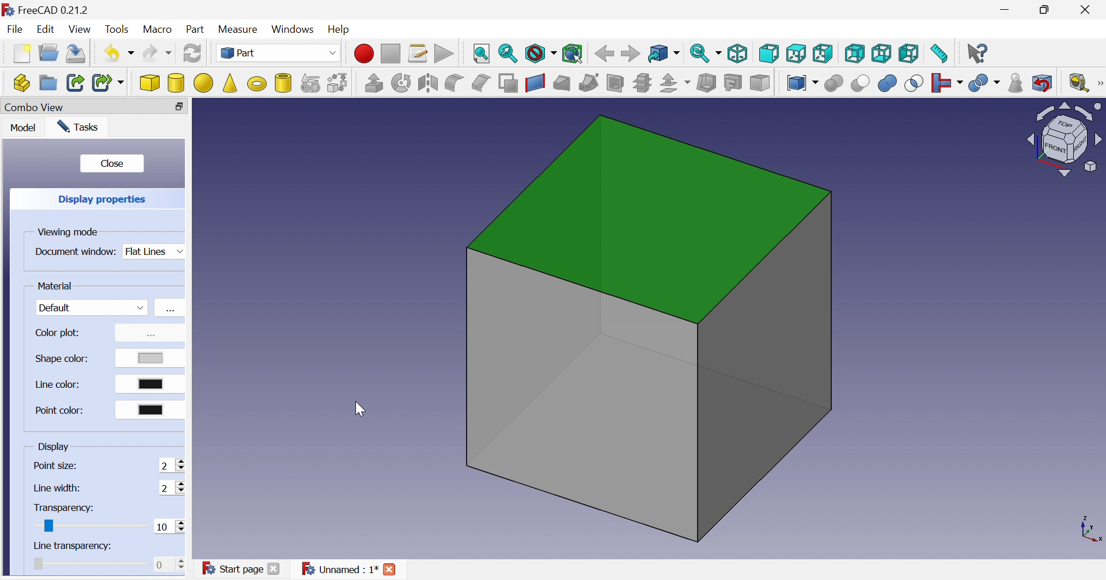 The height and width of the screenshot is (580, 1106). I want to click on Create ruled surface, so click(536, 83).